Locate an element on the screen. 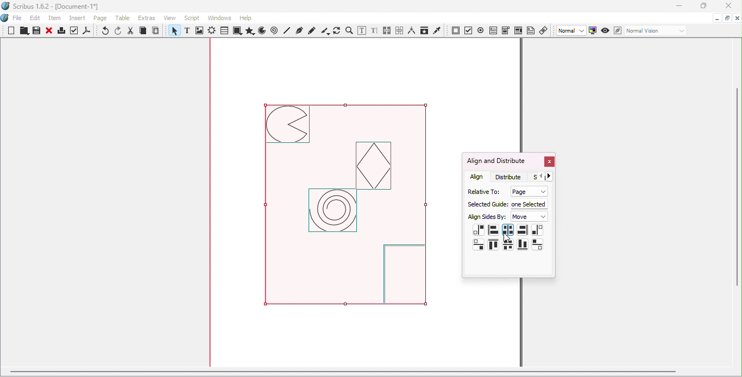  Preflight verifier is located at coordinates (74, 32).